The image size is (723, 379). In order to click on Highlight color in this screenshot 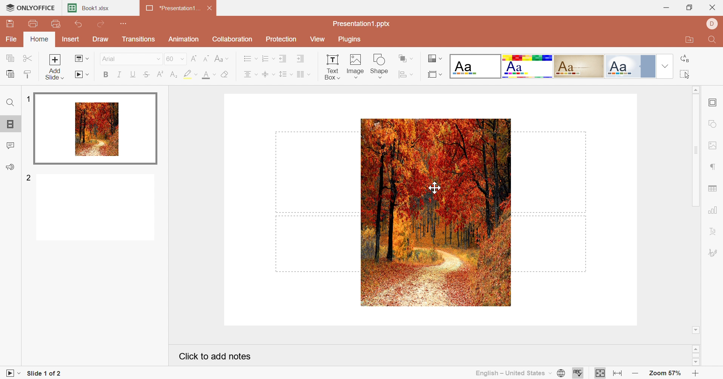, I will do `click(189, 74)`.